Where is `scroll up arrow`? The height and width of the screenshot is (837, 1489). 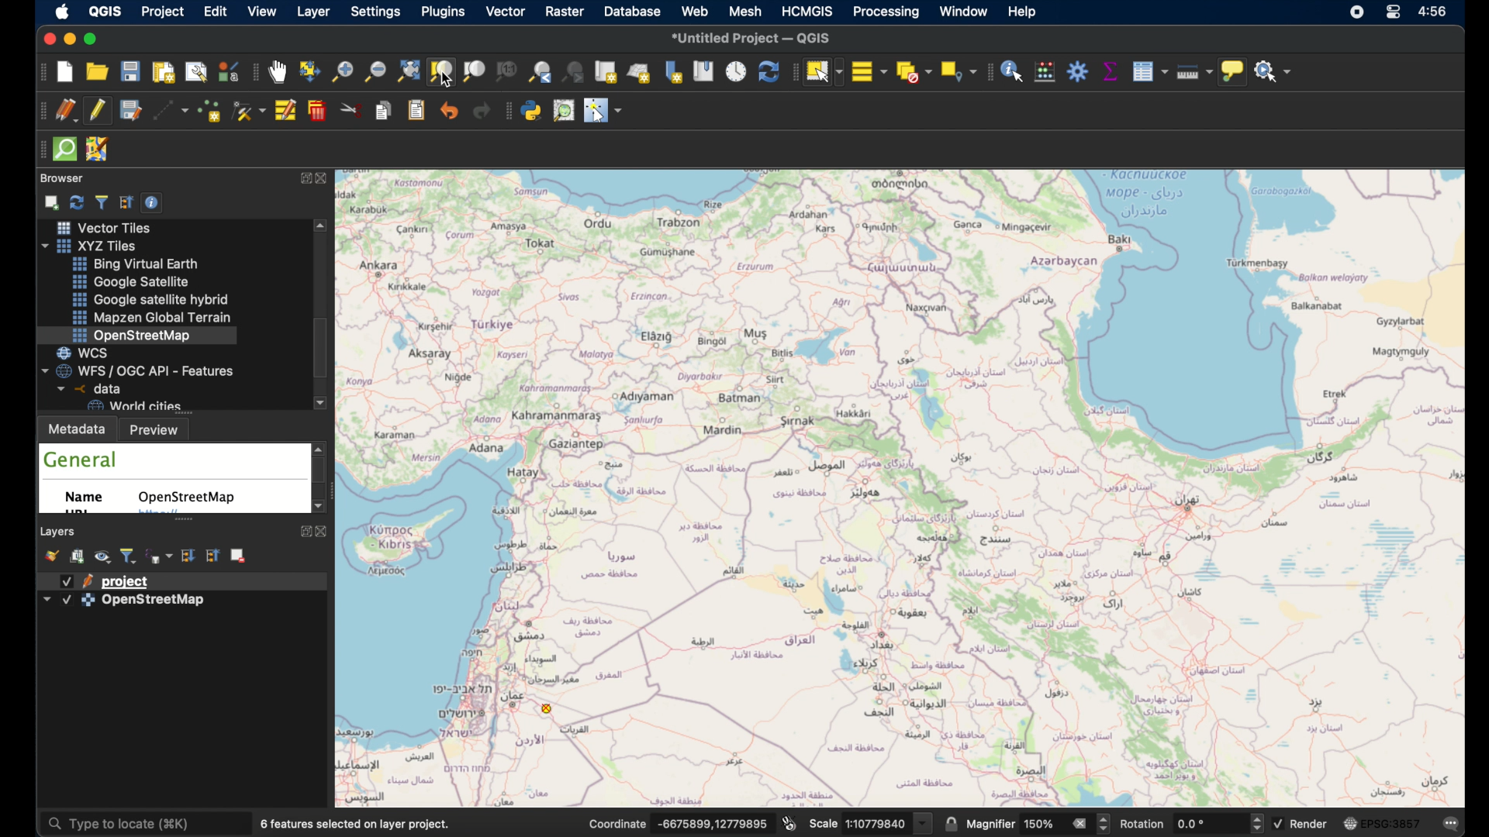
scroll up arrow is located at coordinates (320, 446).